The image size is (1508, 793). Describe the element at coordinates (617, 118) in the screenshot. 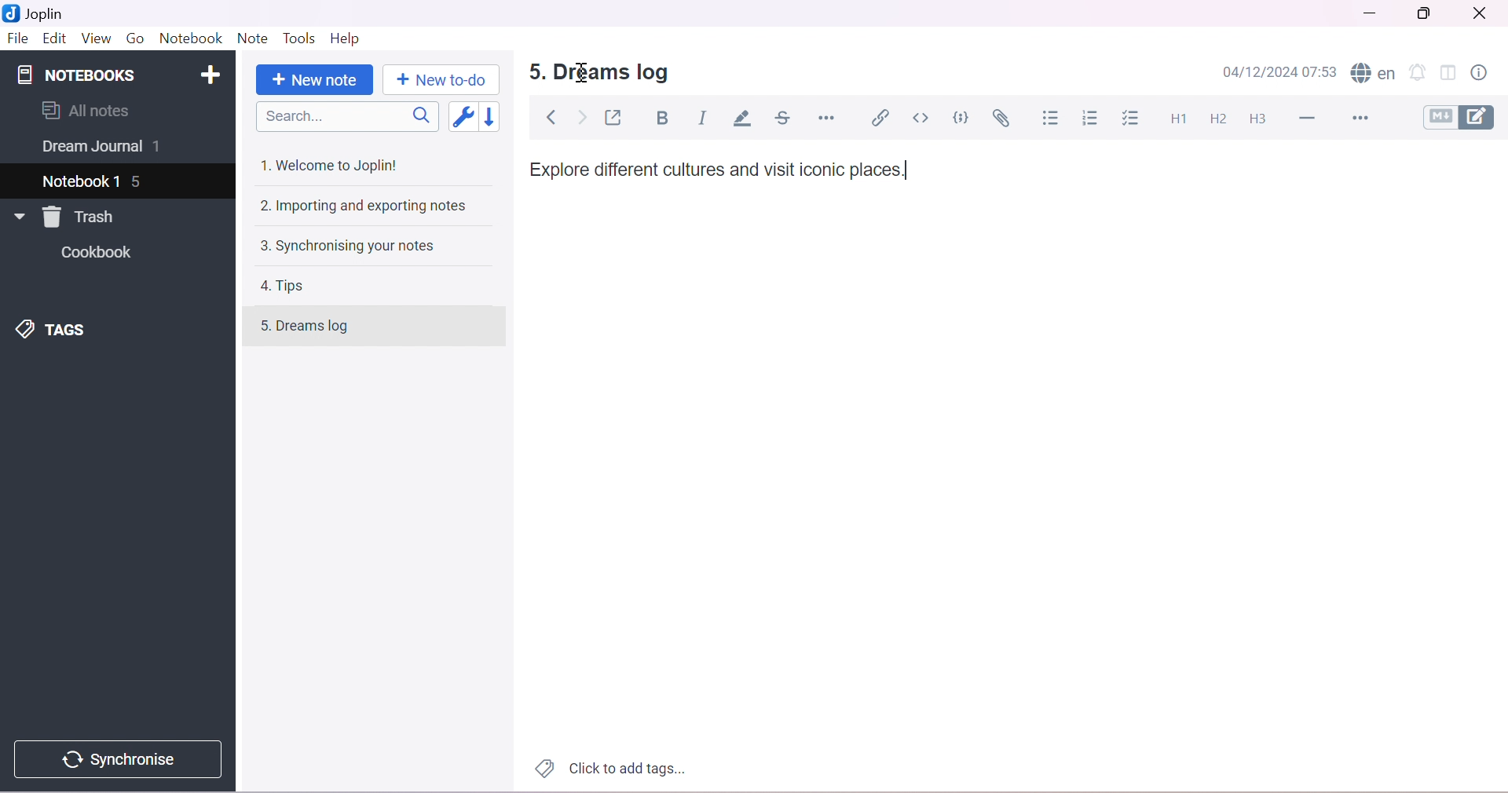

I see `Toggle external editing` at that location.